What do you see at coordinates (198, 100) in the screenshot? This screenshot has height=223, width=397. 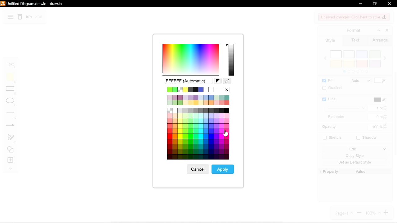 I see `recent display` at bounding box center [198, 100].